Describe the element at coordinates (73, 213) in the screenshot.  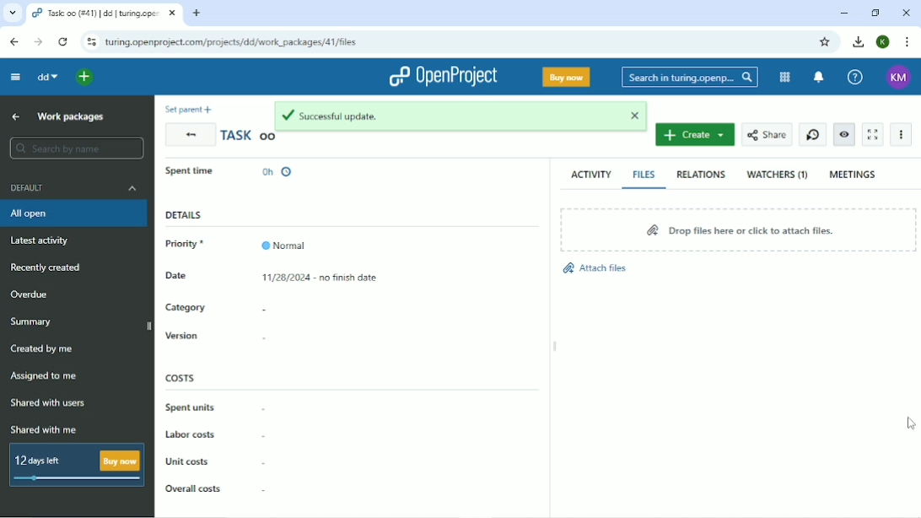
I see `All open` at that location.